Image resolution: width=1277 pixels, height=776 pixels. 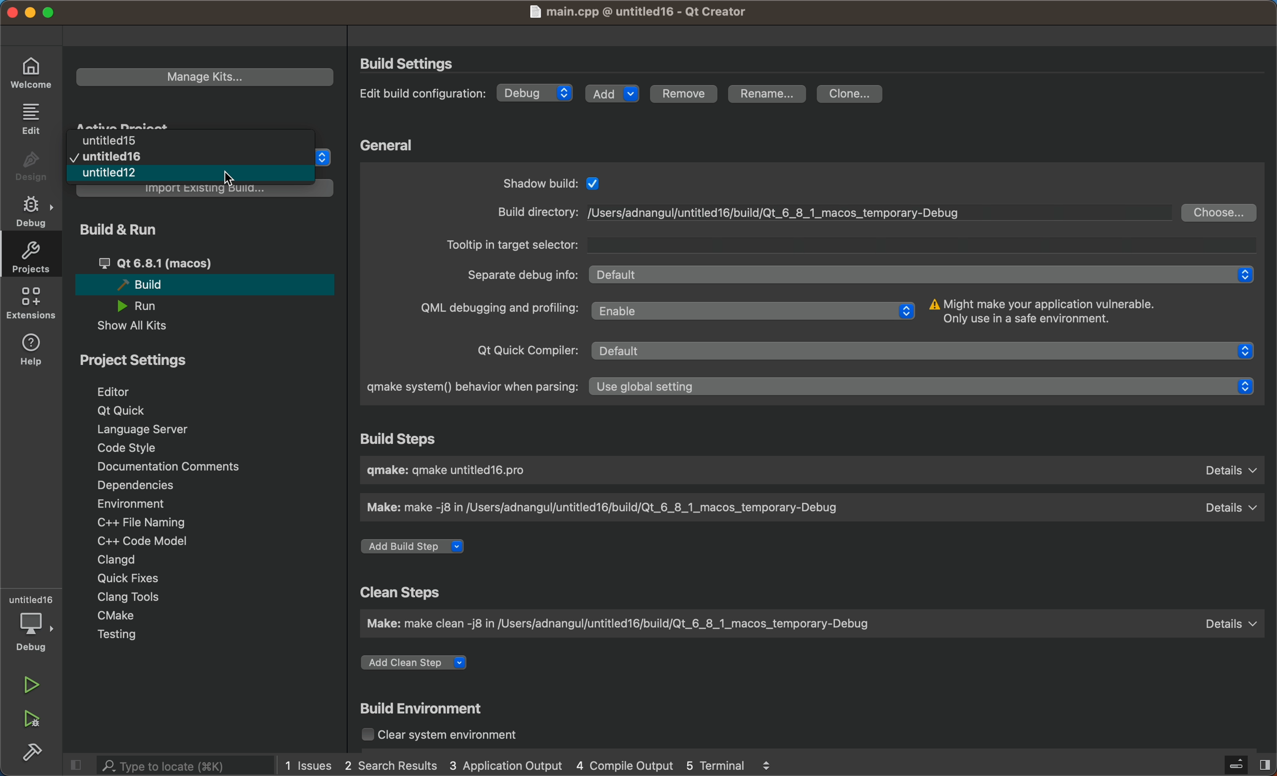 I want to click on , so click(x=811, y=508).